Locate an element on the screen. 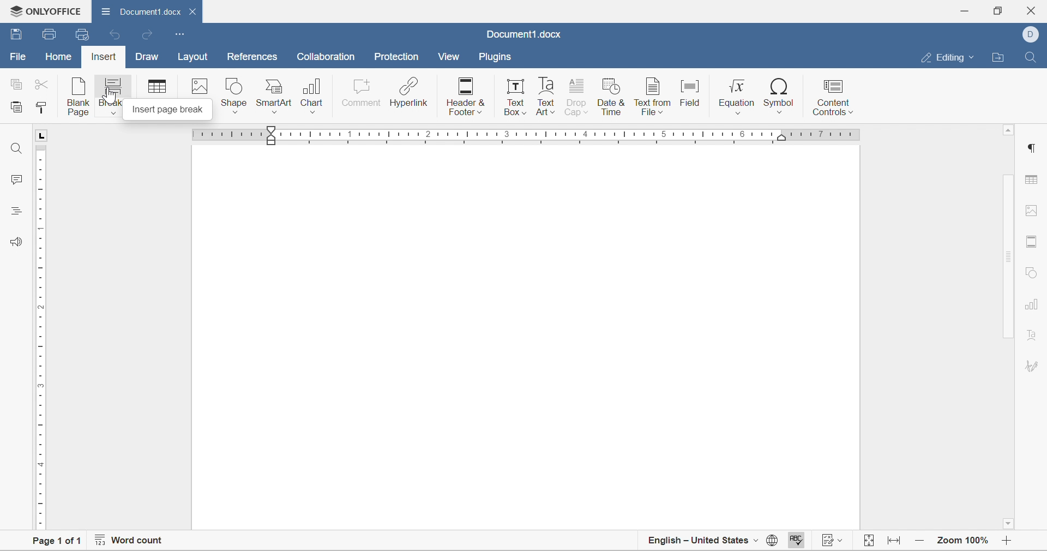 This screenshot has height=551, width=1047. Document.docx is located at coordinates (522, 35).